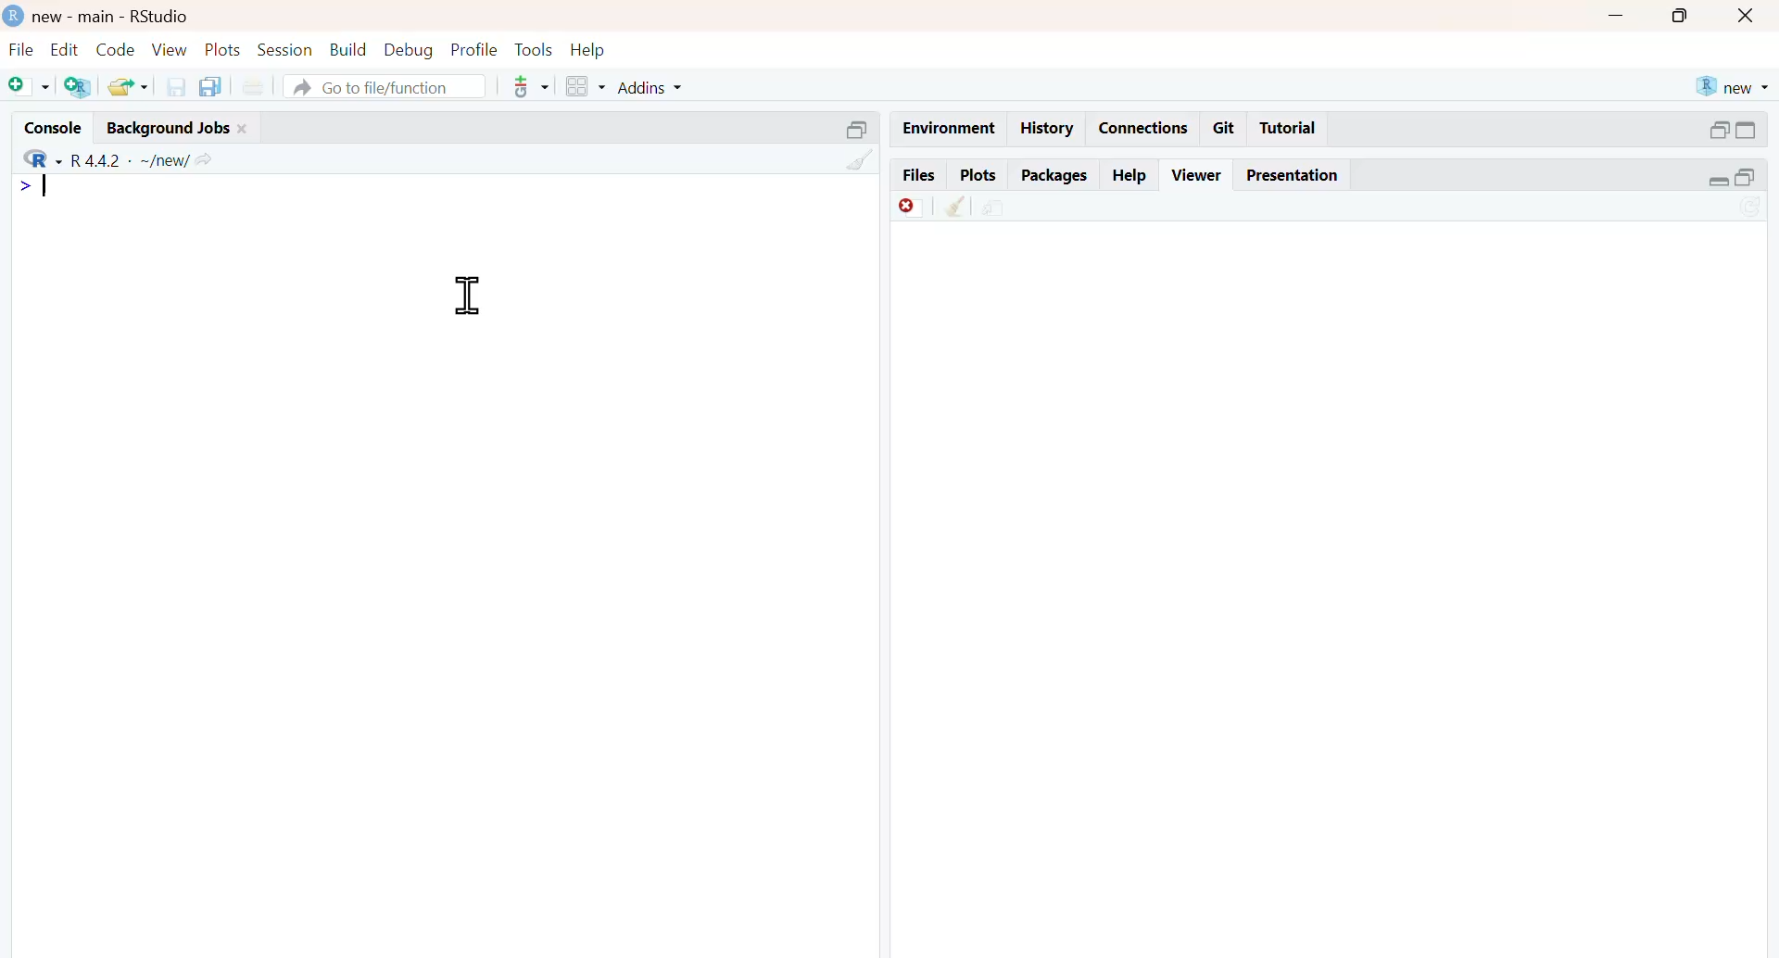 Image resolution: width=1779 pixels, height=958 pixels. What do you see at coordinates (1751, 208) in the screenshot?
I see `Sync` at bounding box center [1751, 208].